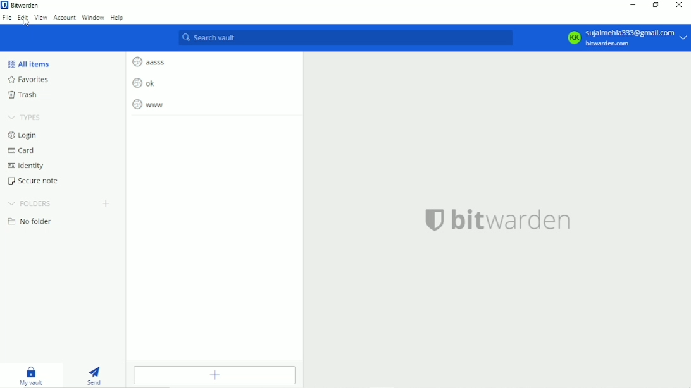  Describe the element at coordinates (96, 374) in the screenshot. I see `Send` at that location.